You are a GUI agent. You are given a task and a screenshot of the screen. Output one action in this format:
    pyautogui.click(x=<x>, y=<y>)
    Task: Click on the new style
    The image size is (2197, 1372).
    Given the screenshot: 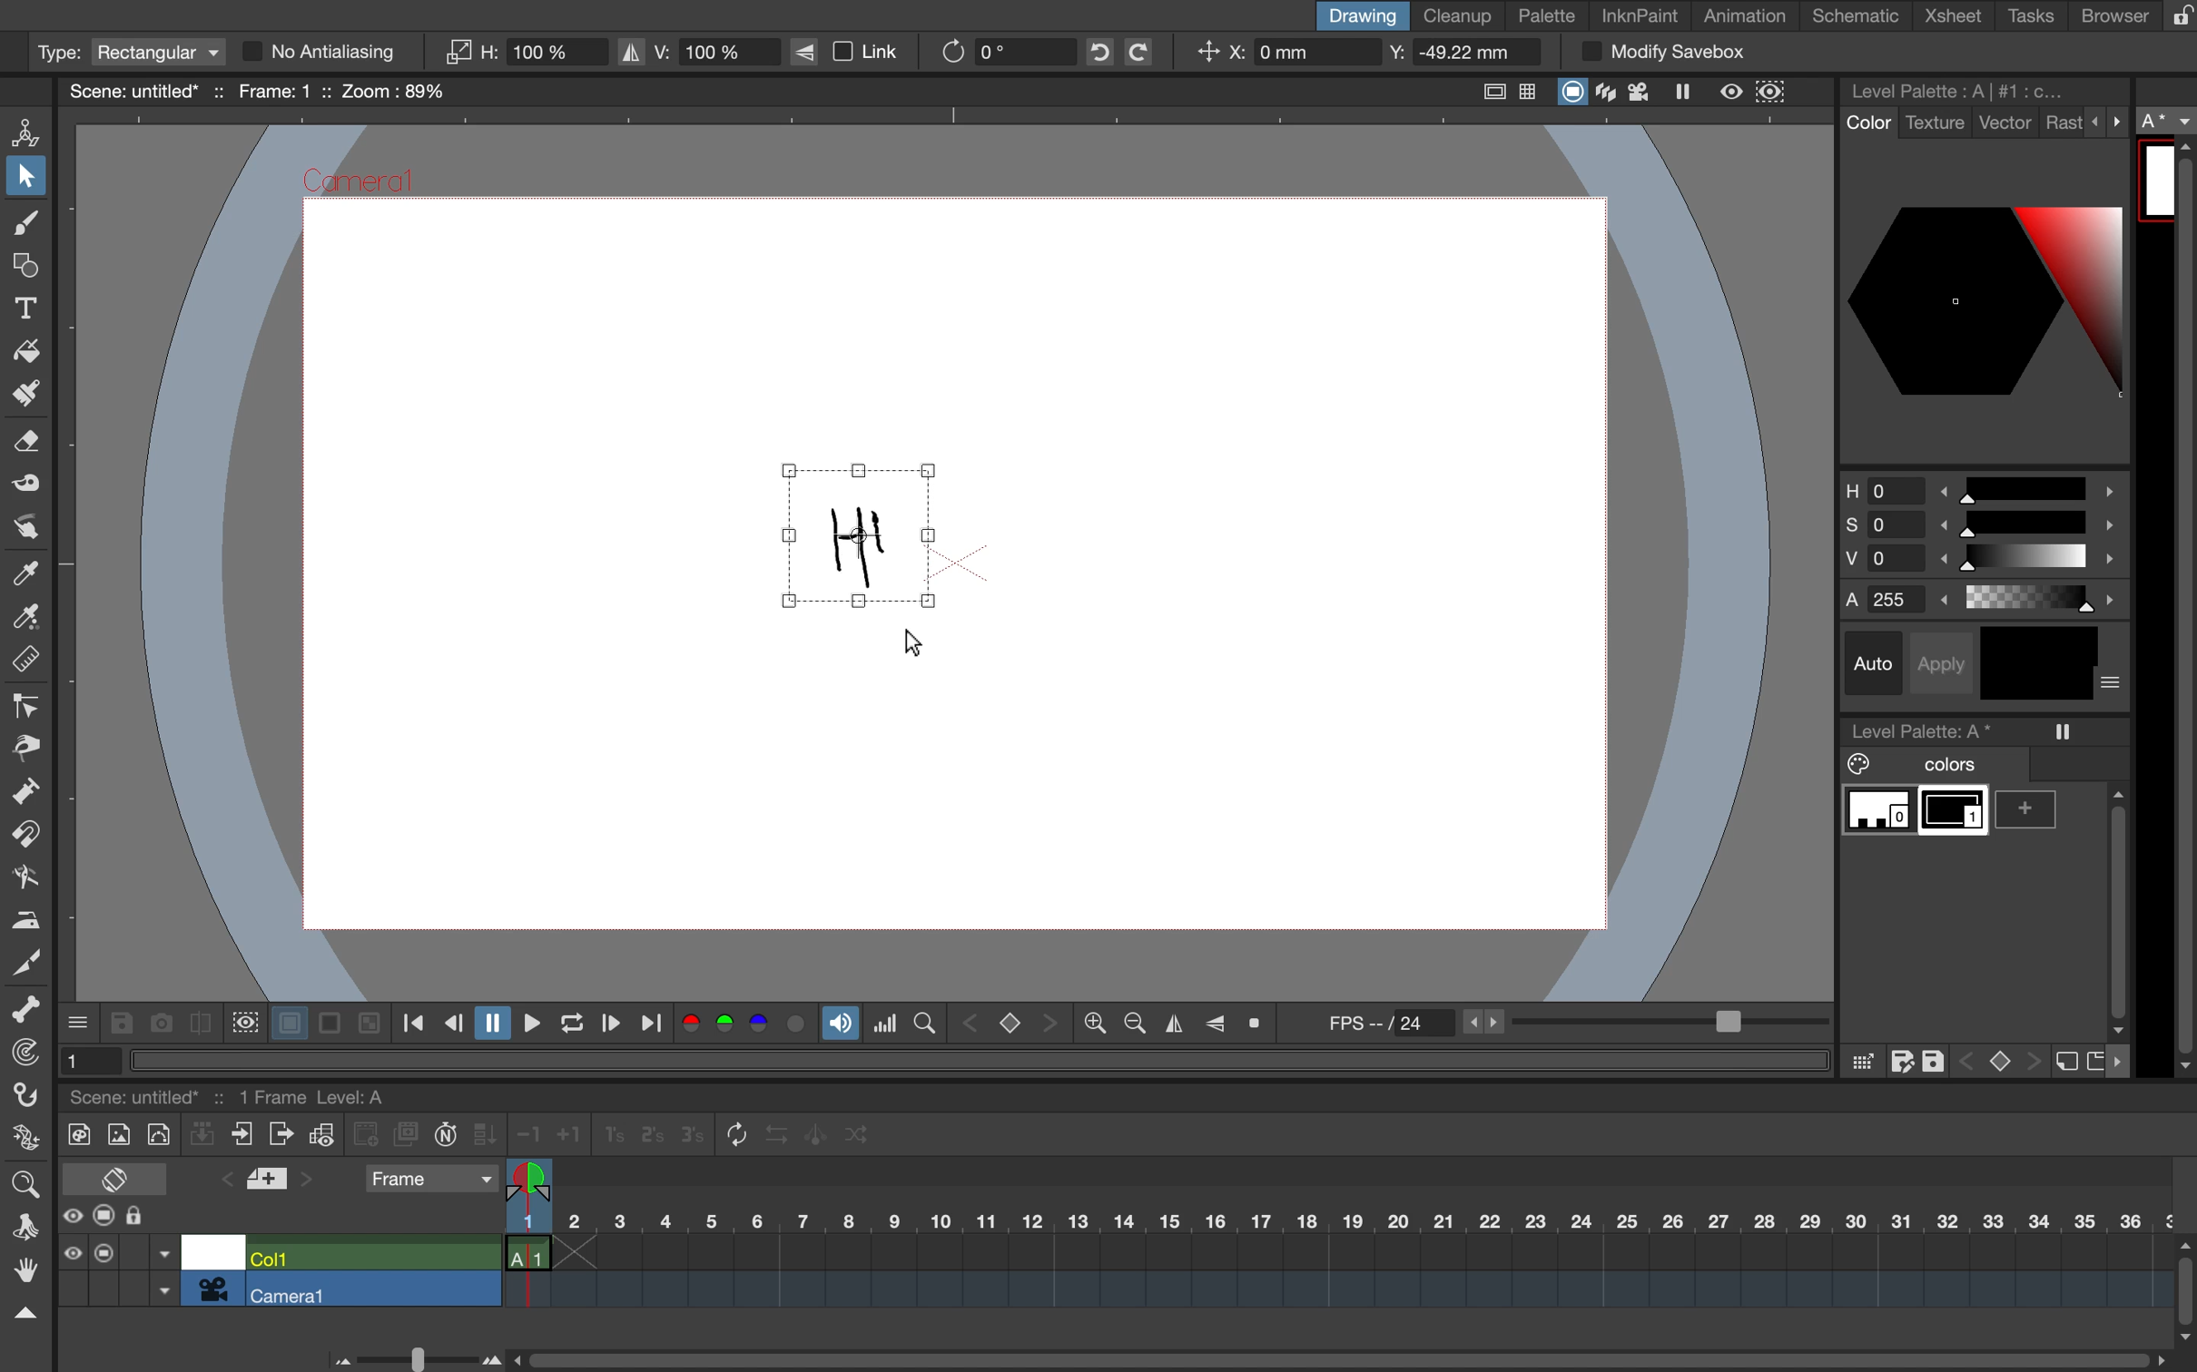 What is the action you would take?
    pyautogui.click(x=2064, y=1063)
    